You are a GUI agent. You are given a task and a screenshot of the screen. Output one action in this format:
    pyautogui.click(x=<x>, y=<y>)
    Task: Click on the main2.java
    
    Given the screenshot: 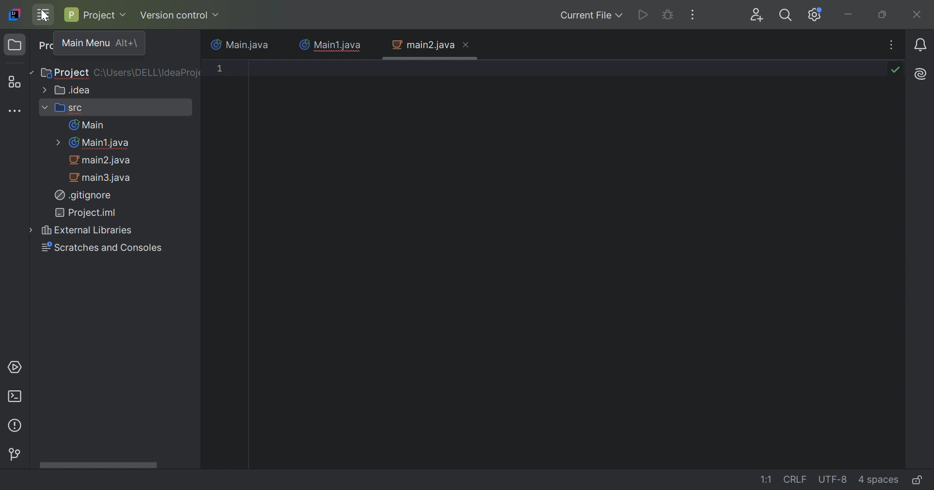 What is the action you would take?
    pyautogui.click(x=101, y=160)
    